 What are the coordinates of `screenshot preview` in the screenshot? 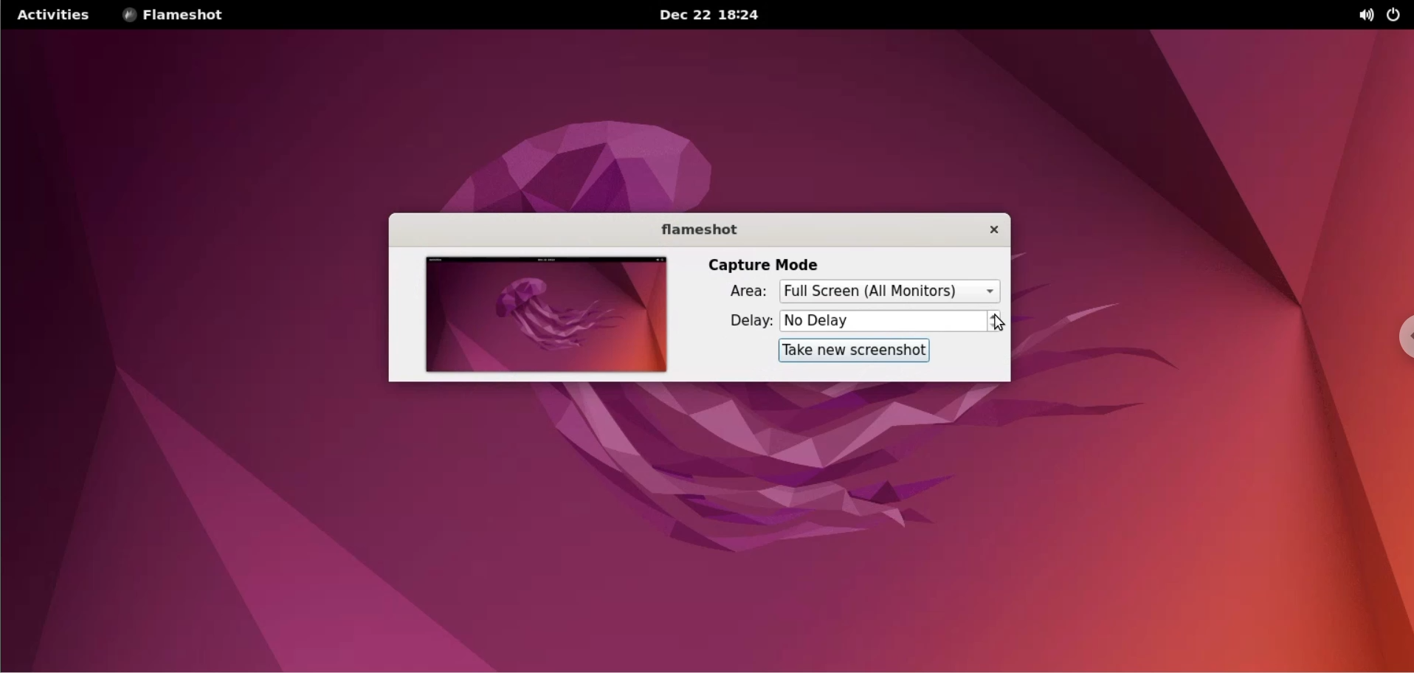 It's located at (546, 313).